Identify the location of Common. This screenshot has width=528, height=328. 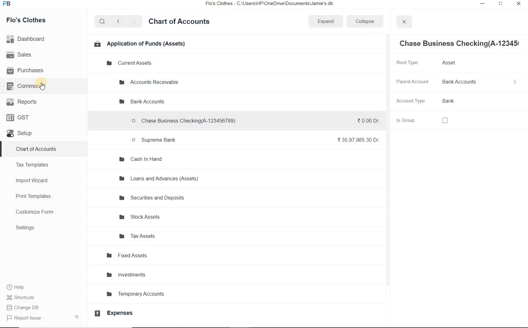
(31, 86).